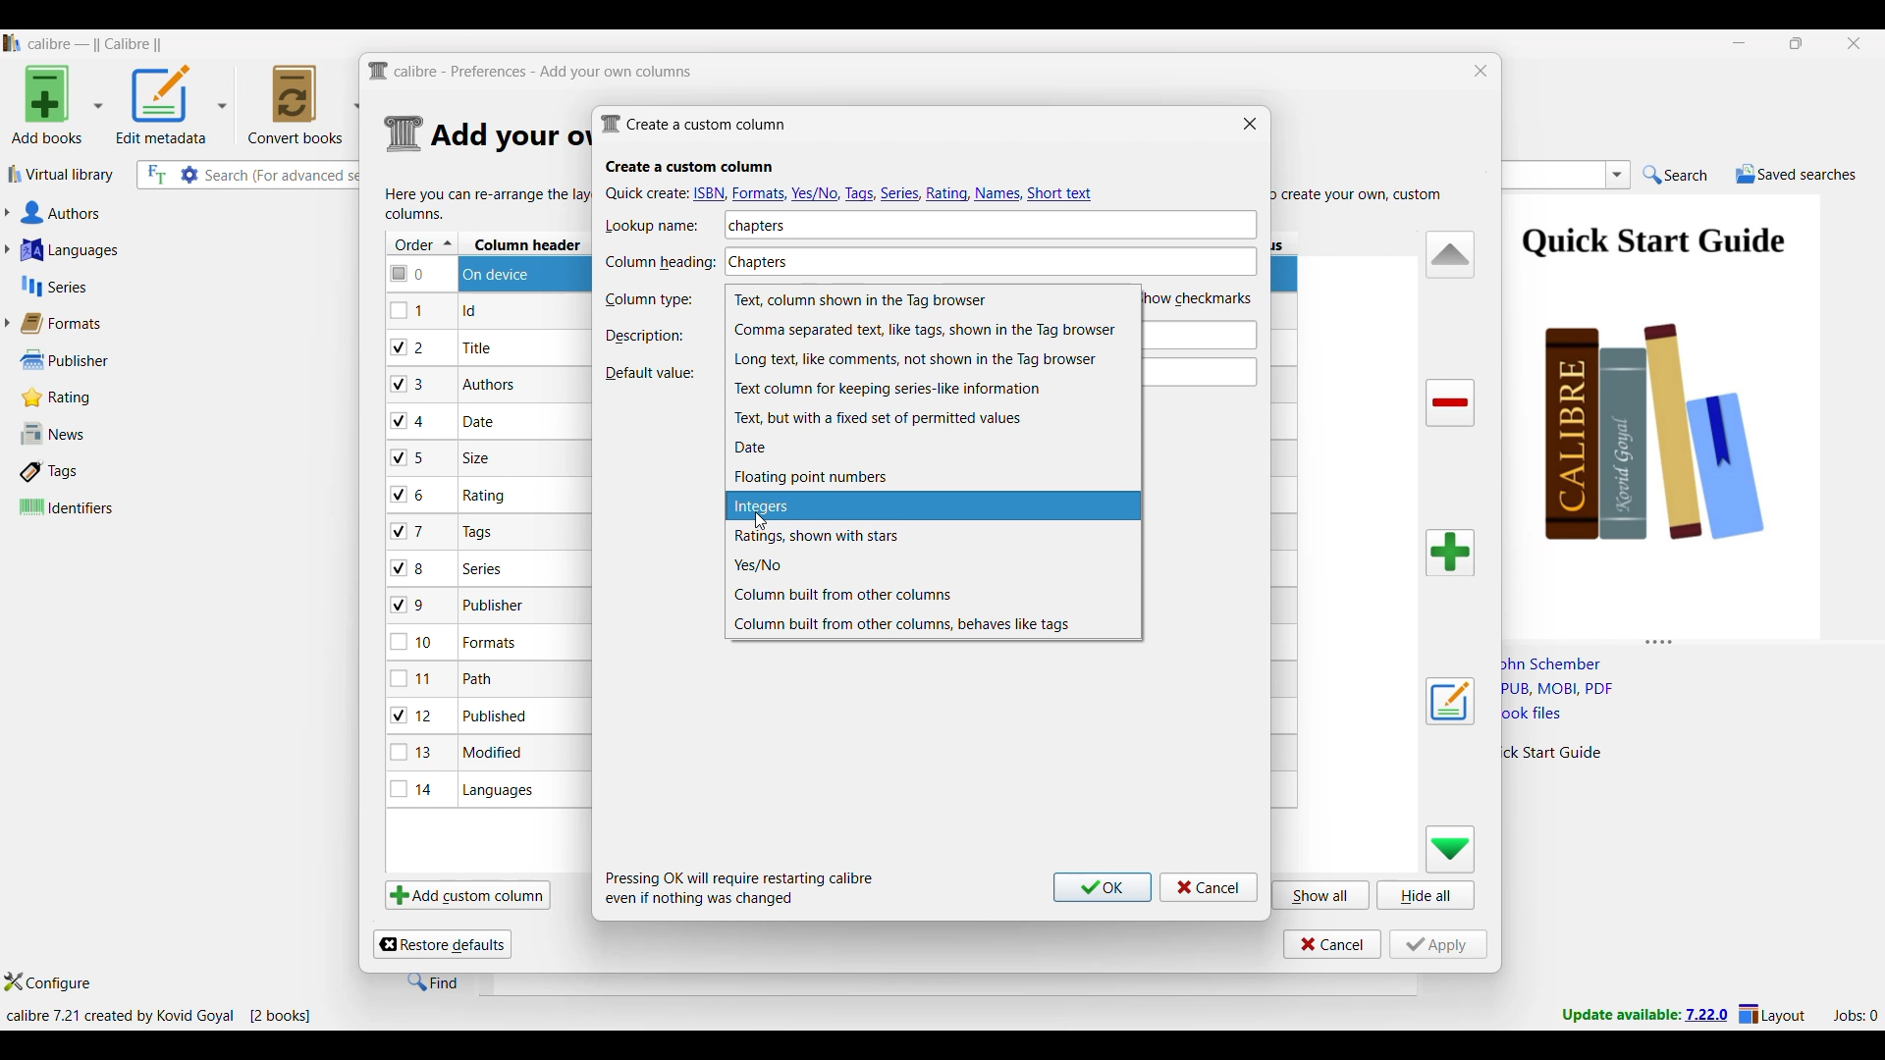 Image resolution: width=1885 pixels, height=1060 pixels. What do you see at coordinates (933, 565) in the screenshot?
I see `Yes/No` at bounding box center [933, 565].